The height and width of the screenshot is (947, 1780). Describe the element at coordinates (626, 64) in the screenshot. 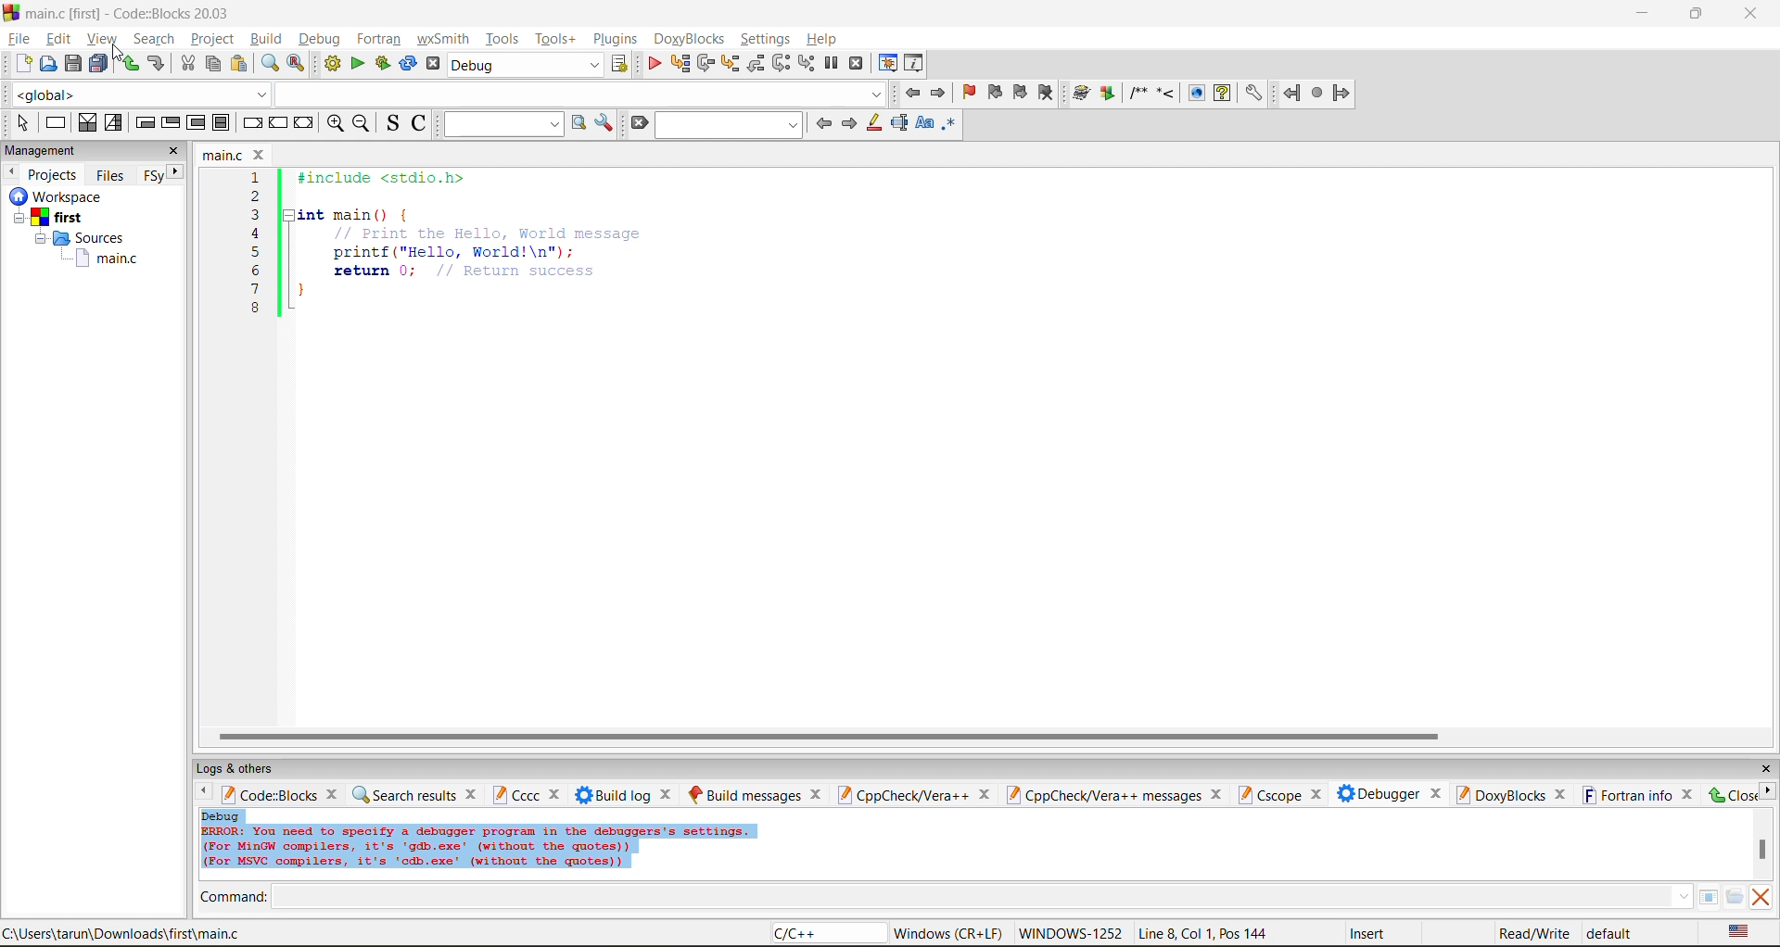

I see `show the select target dialog` at that location.